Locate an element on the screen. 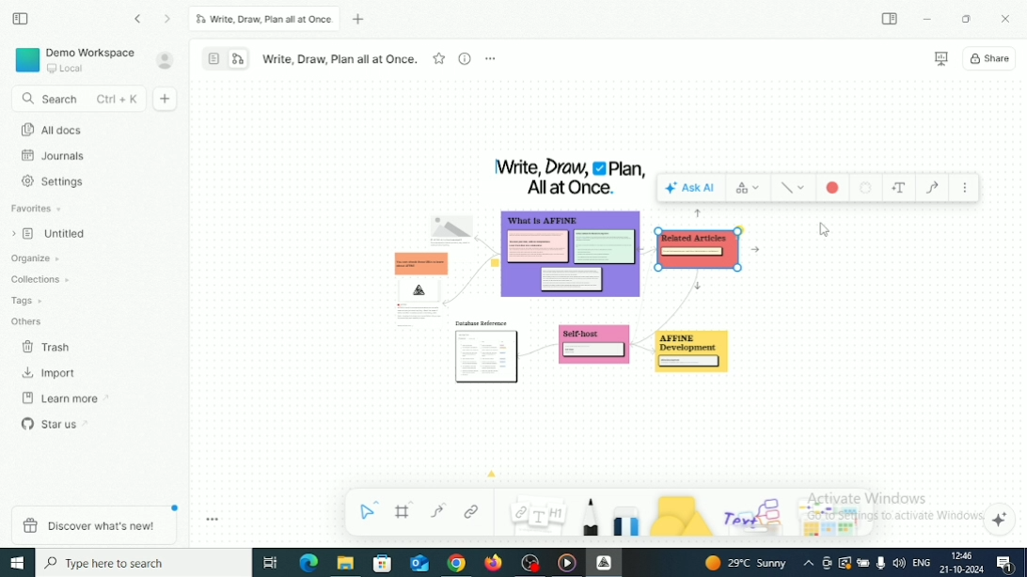 The width and height of the screenshot is (1027, 577). Temperature is located at coordinates (748, 563).